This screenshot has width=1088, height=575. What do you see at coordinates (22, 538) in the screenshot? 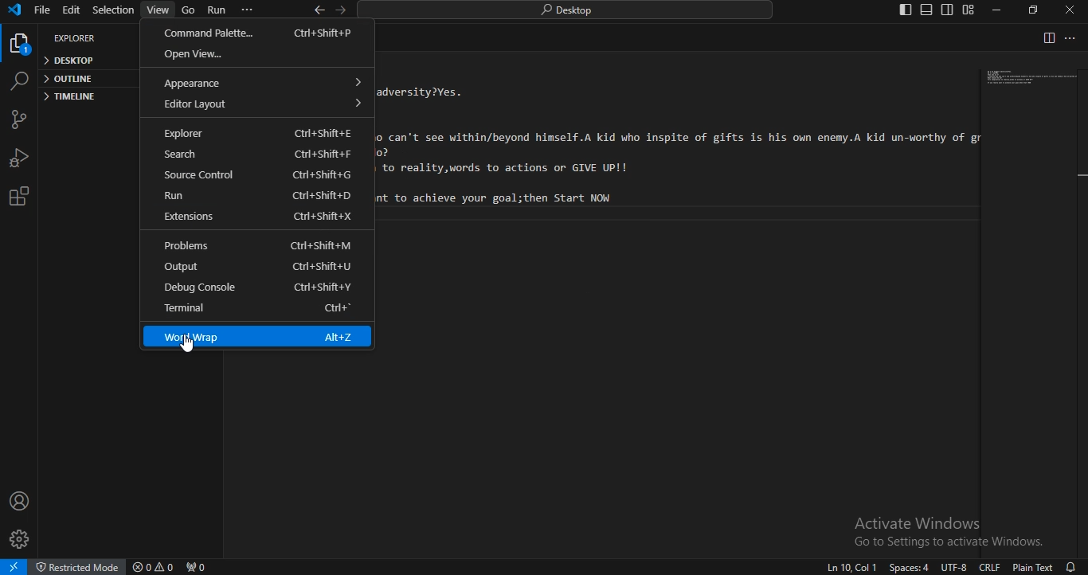
I see `manage` at bounding box center [22, 538].